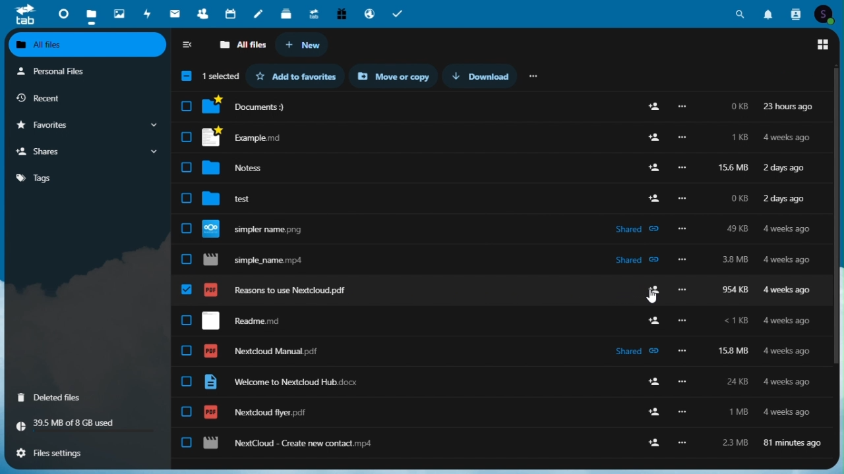 The height and width of the screenshot is (474, 844). I want to click on checkbox, so click(187, 412).